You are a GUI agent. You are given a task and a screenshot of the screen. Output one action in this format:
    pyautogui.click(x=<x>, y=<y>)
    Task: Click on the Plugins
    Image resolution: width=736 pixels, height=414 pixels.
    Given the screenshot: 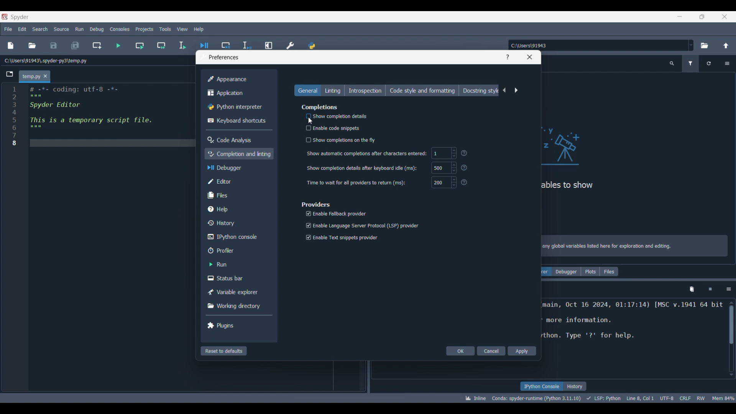 What is the action you would take?
    pyautogui.click(x=237, y=325)
    